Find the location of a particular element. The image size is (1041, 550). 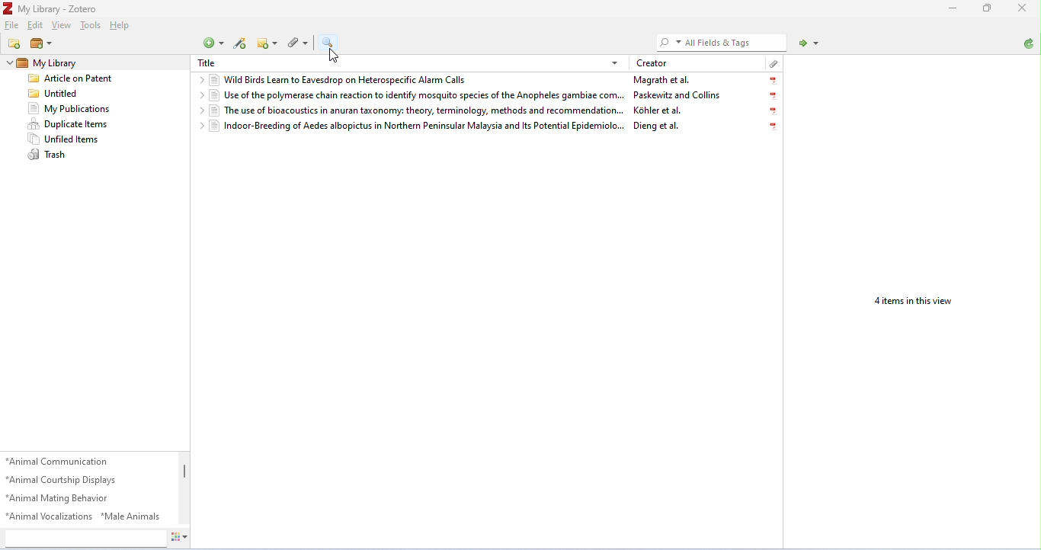

sync with zotero.org is located at coordinates (1030, 44).